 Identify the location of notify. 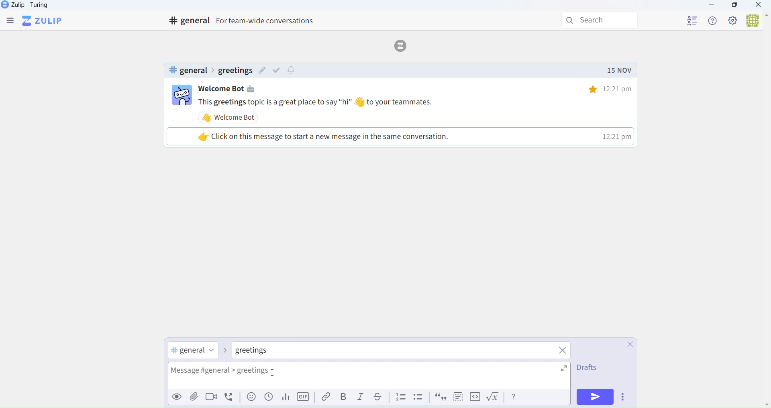
(292, 71).